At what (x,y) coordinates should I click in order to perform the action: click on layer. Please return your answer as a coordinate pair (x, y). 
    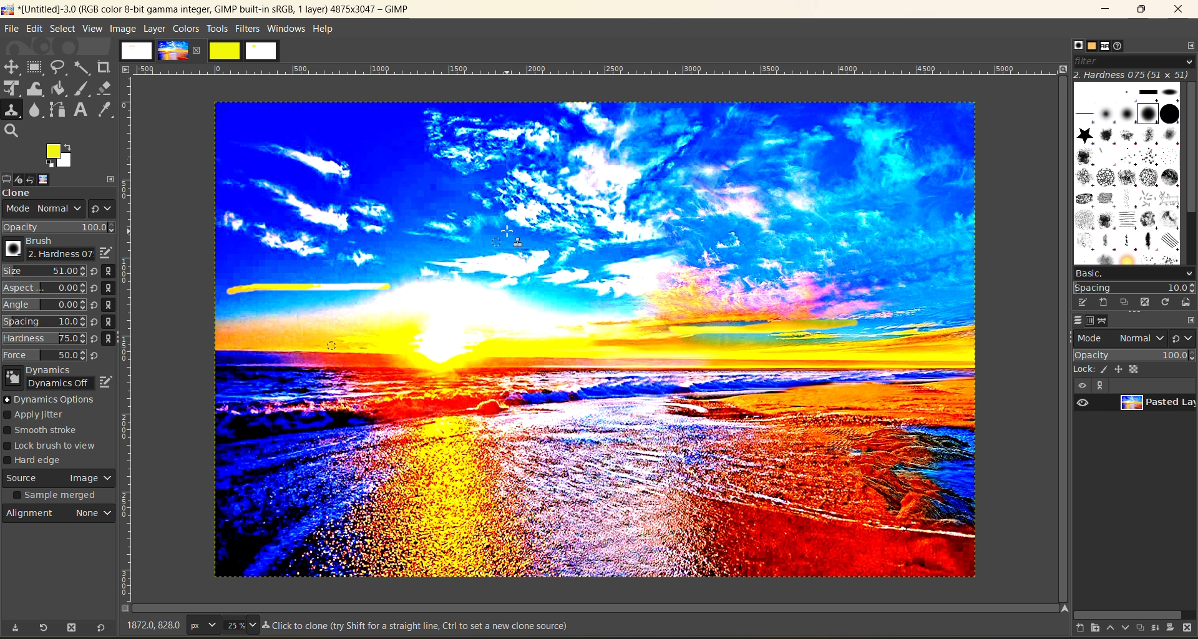
    Looking at the image, I should click on (154, 28).